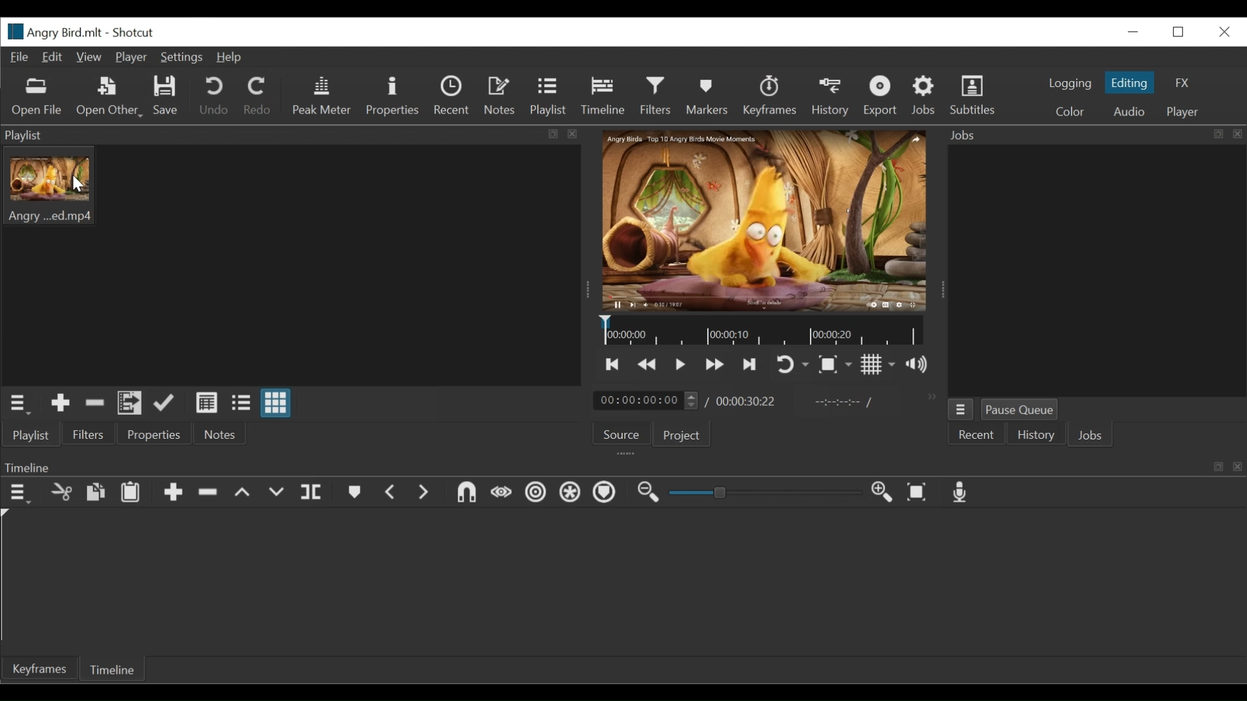 Image resolution: width=1247 pixels, height=701 pixels. I want to click on Ripple all tracks, so click(571, 494).